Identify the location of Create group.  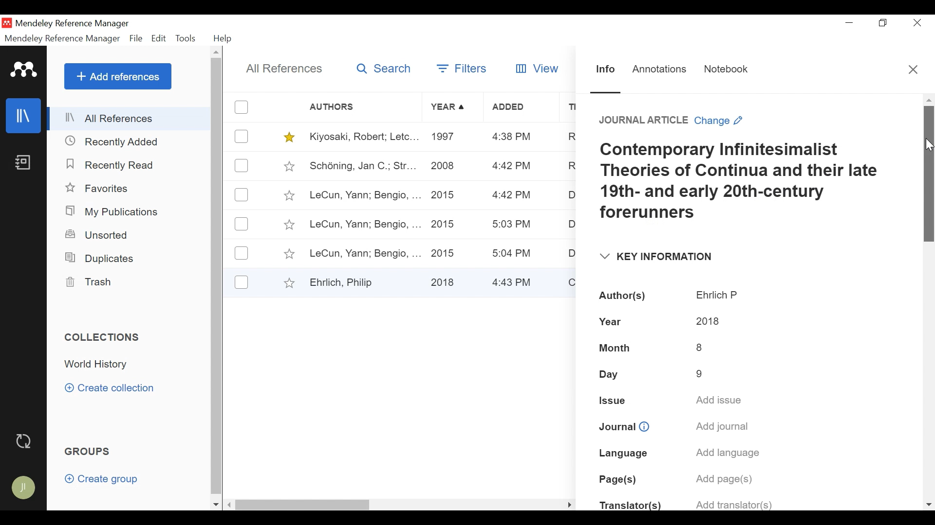
(101, 478).